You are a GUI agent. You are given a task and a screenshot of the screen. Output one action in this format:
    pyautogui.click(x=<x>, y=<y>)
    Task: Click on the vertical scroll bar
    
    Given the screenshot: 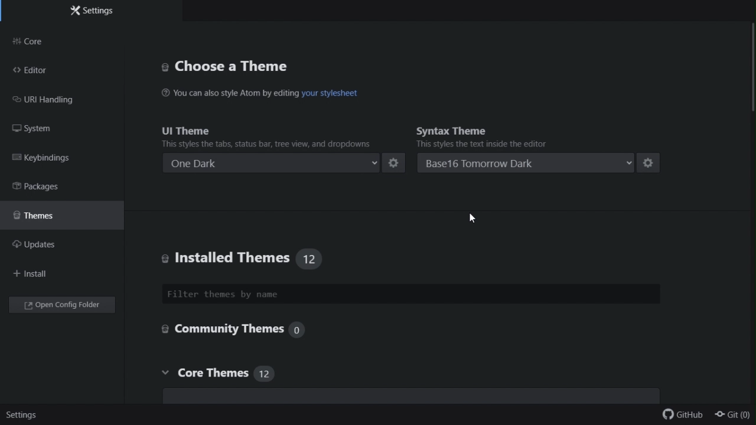 What is the action you would take?
    pyautogui.click(x=751, y=65)
    